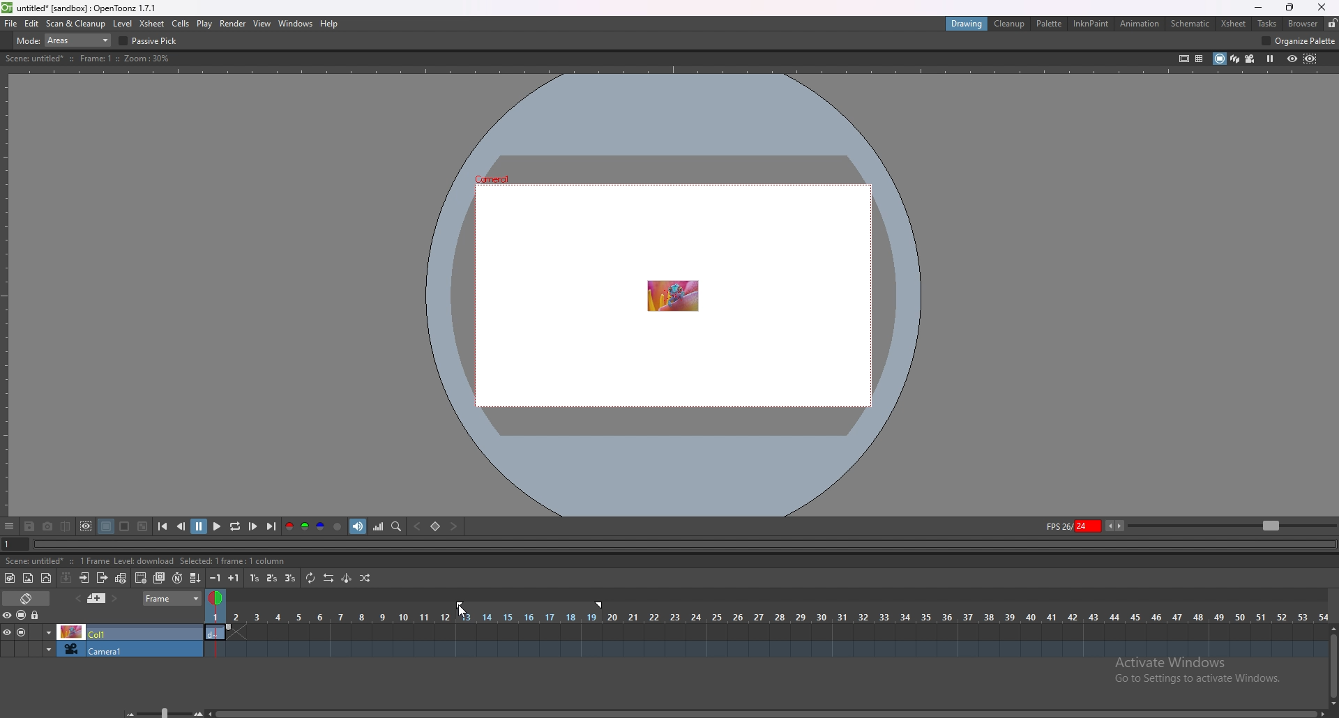 Image resolution: width=1339 pixels, height=718 pixels. I want to click on random, so click(365, 579).